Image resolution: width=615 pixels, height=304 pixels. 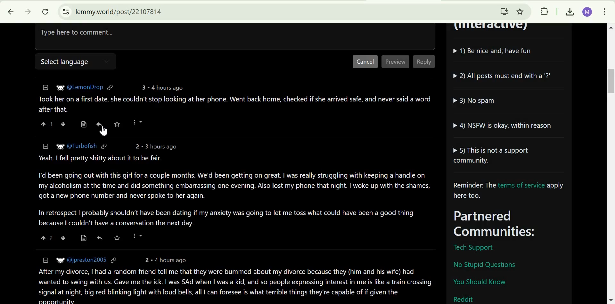 What do you see at coordinates (479, 281) in the screenshot?
I see `You should know` at bounding box center [479, 281].